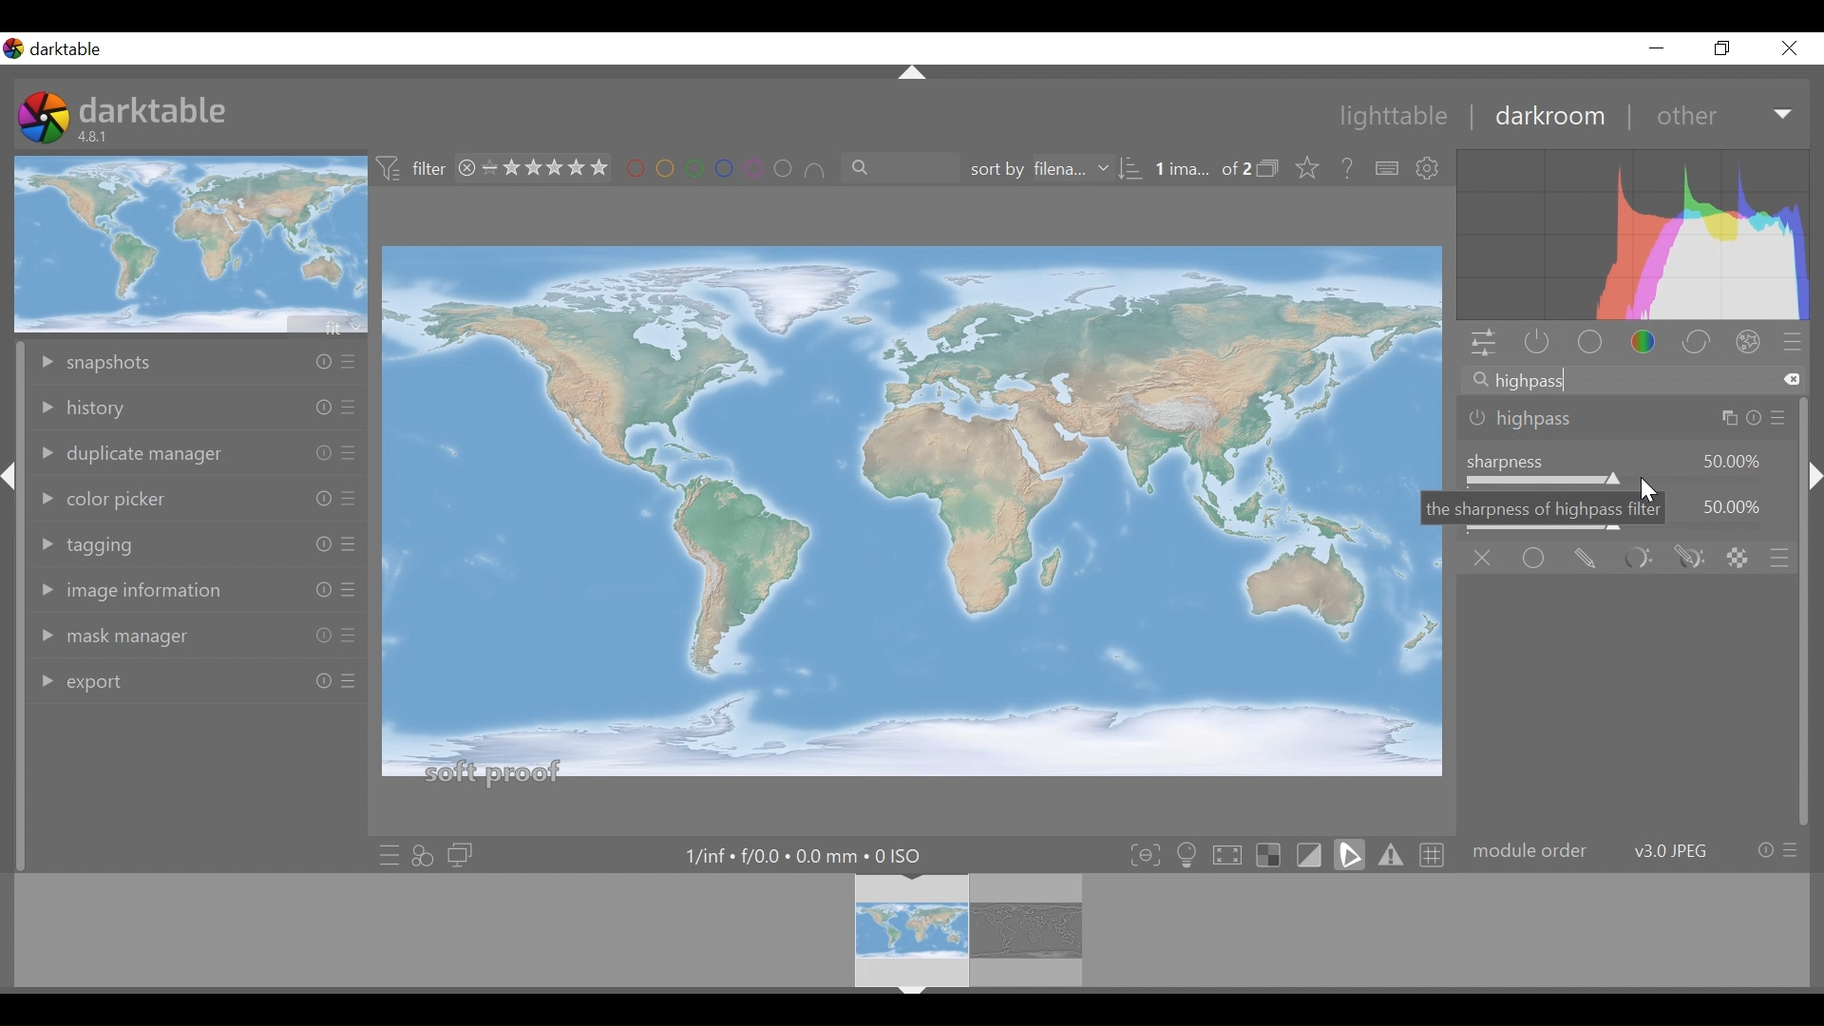 The width and height of the screenshot is (1824, 1026). What do you see at coordinates (544, 167) in the screenshot?
I see `range rating` at bounding box center [544, 167].